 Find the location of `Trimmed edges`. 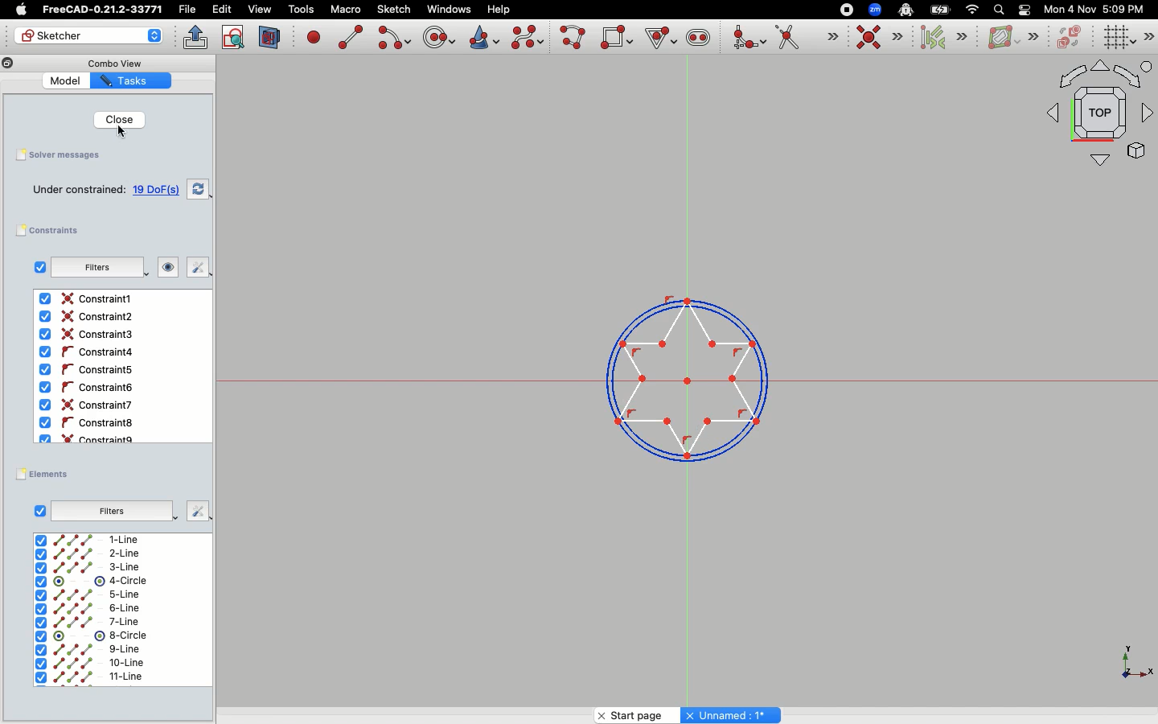

Trimmed edges is located at coordinates (697, 377).